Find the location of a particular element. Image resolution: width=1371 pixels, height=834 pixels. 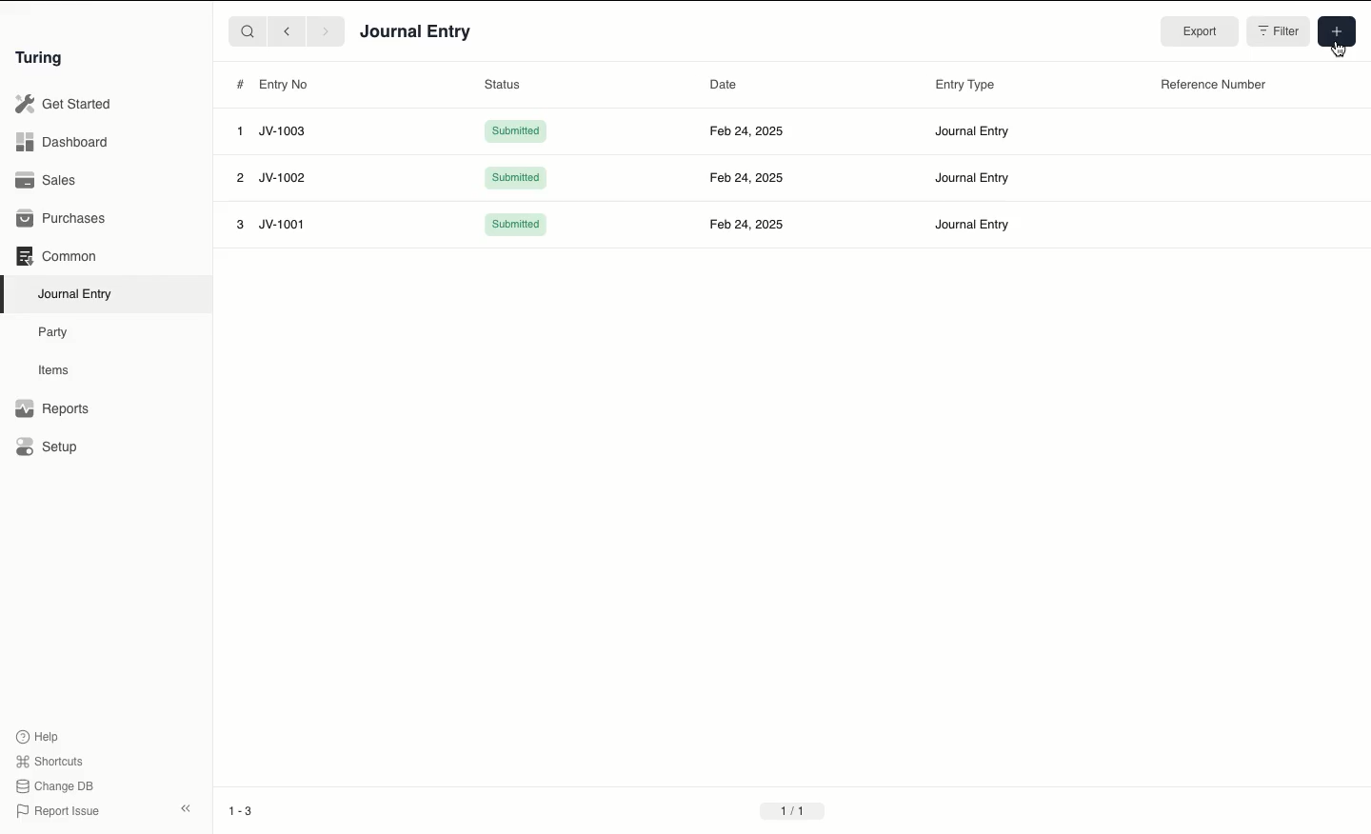

JV-1001 is located at coordinates (282, 225).